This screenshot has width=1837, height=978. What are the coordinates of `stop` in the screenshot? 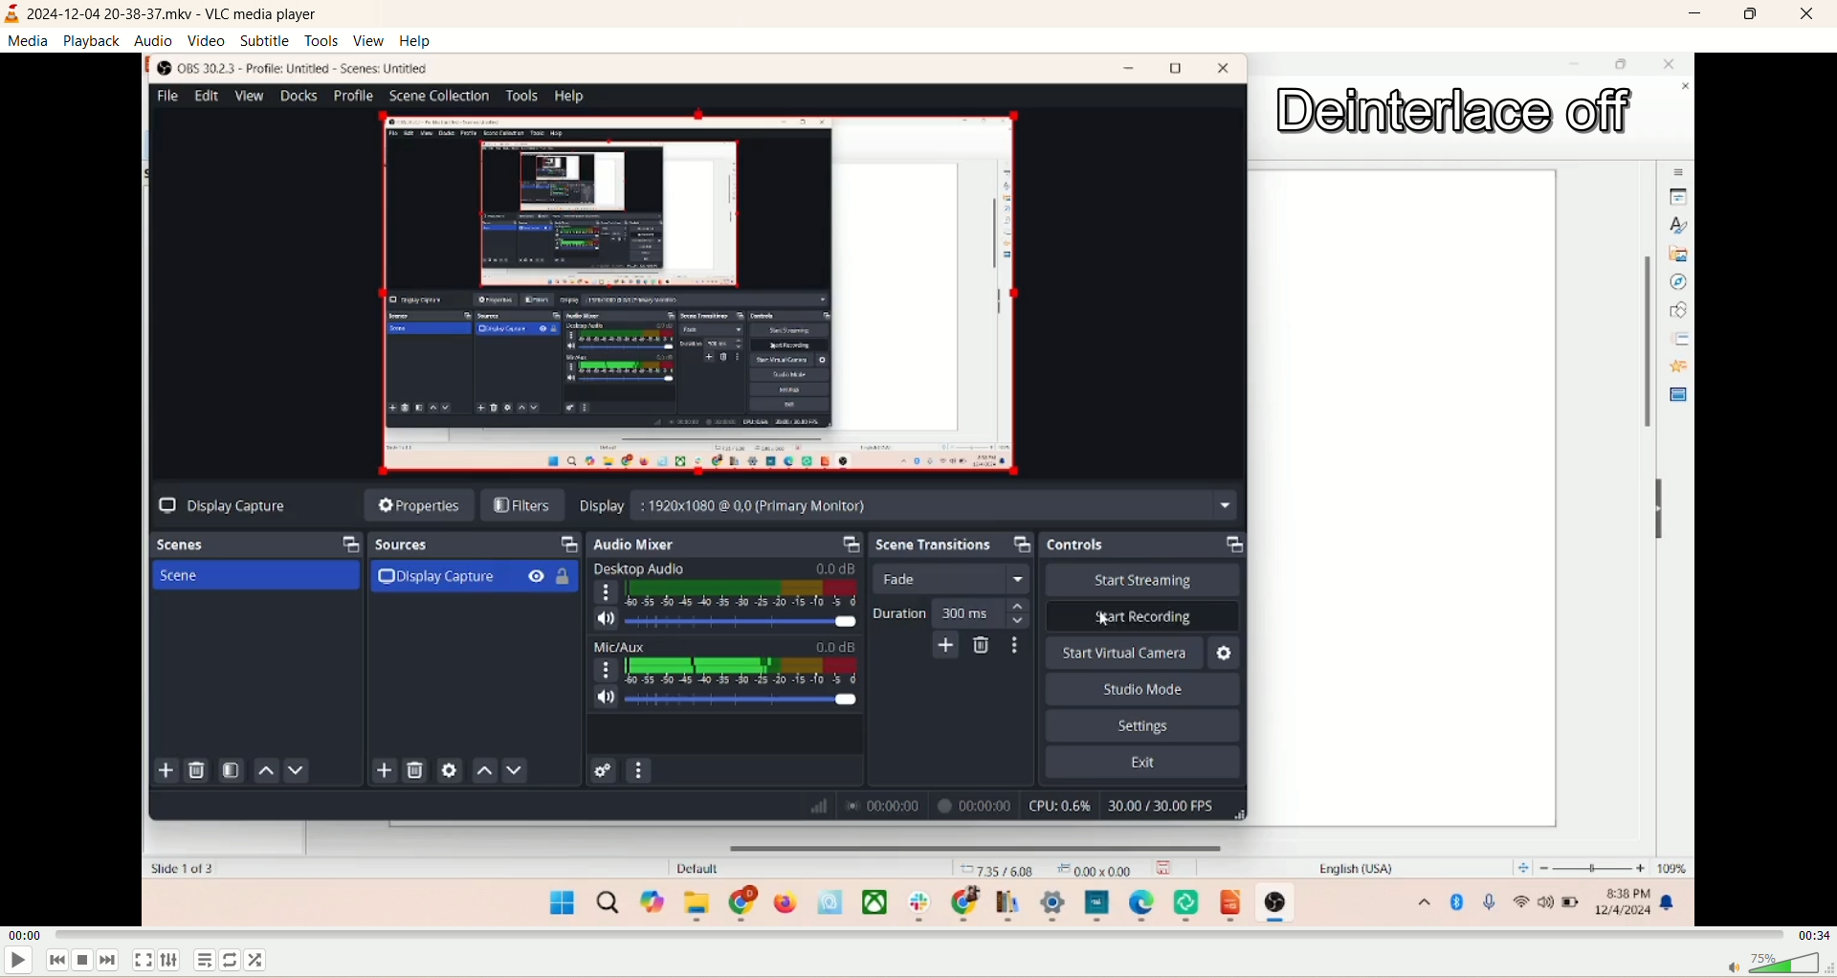 It's located at (87, 964).